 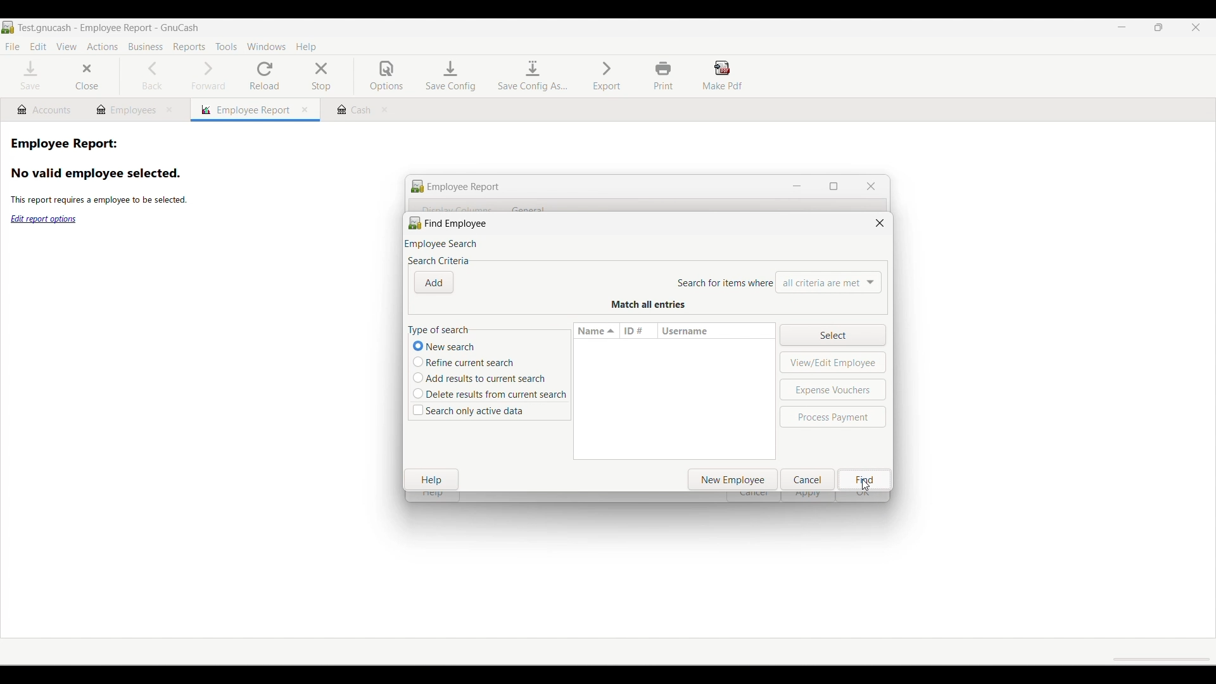 What do you see at coordinates (638, 331) in the screenshot?
I see `Employee ID column` at bounding box center [638, 331].